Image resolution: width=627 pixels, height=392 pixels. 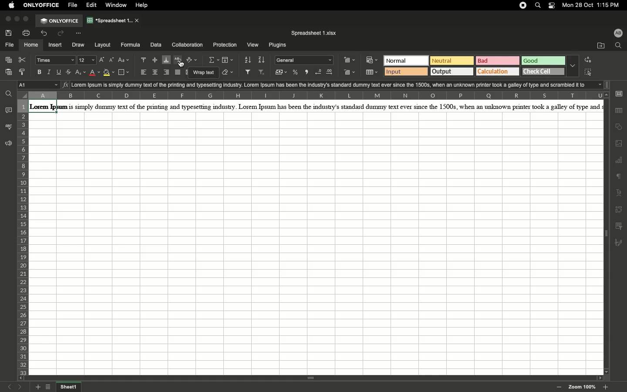 What do you see at coordinates (552, 6) in the screenshot?
I see `Notification` at bounding box center [552, 6].